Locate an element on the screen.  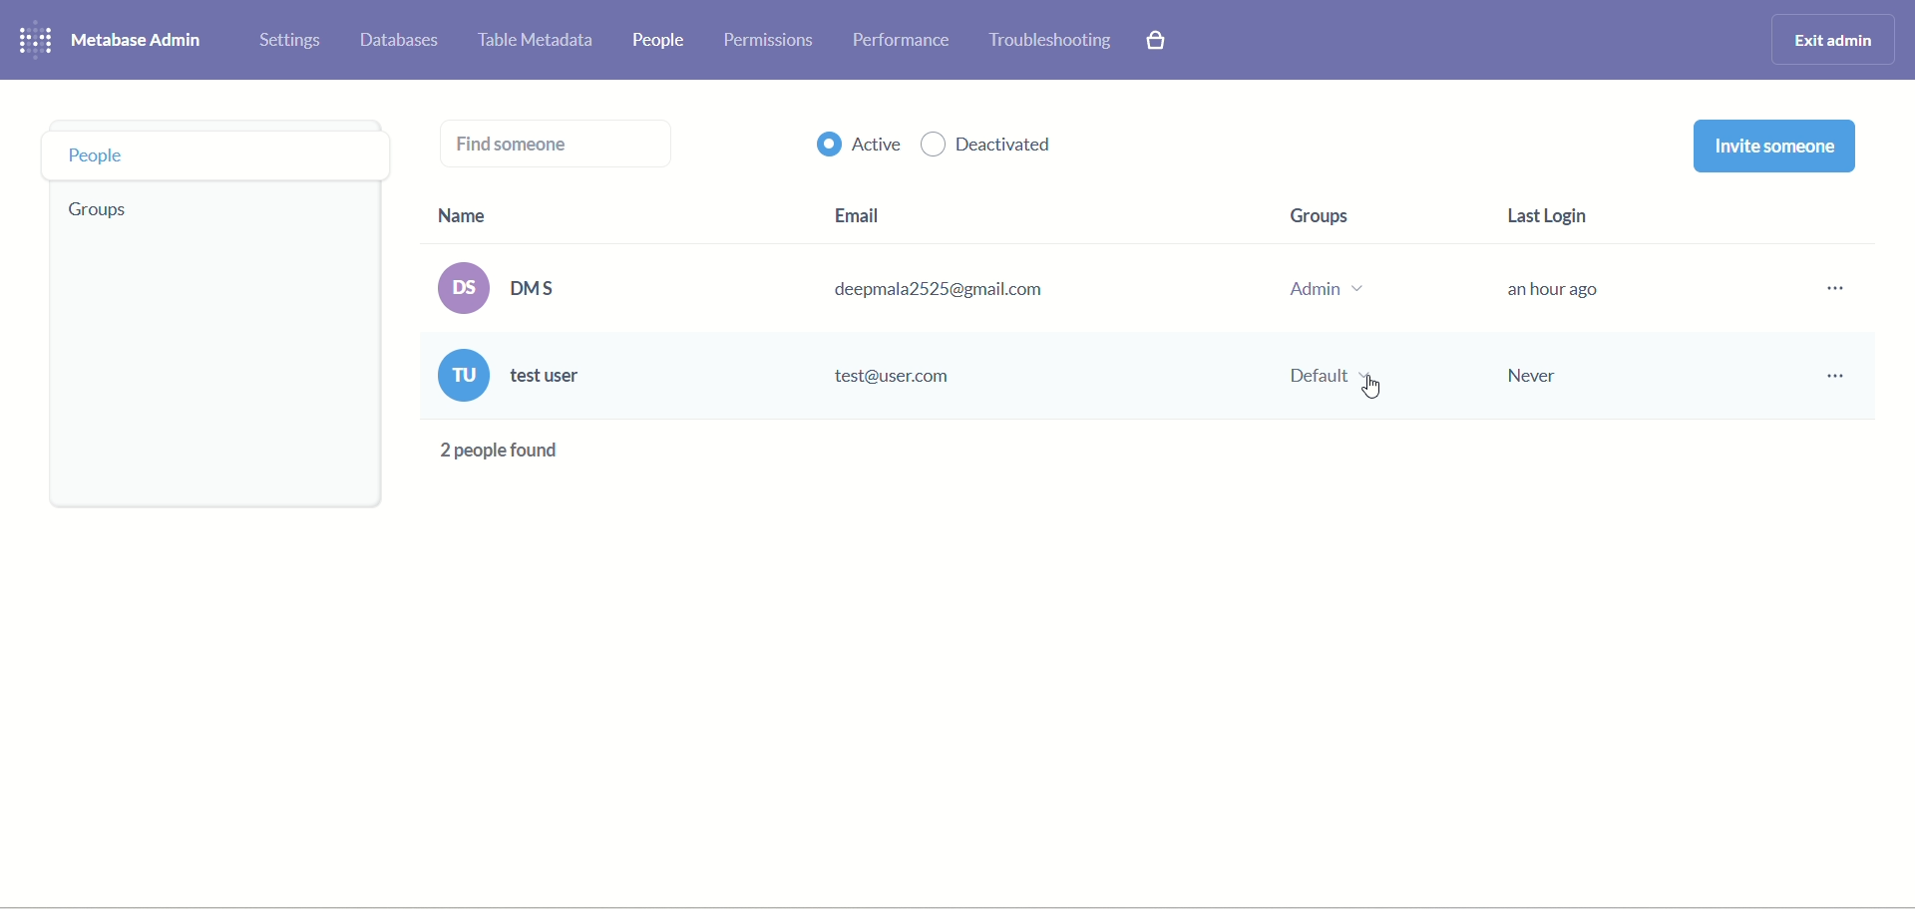
databases is located at coordinates (400, 40).